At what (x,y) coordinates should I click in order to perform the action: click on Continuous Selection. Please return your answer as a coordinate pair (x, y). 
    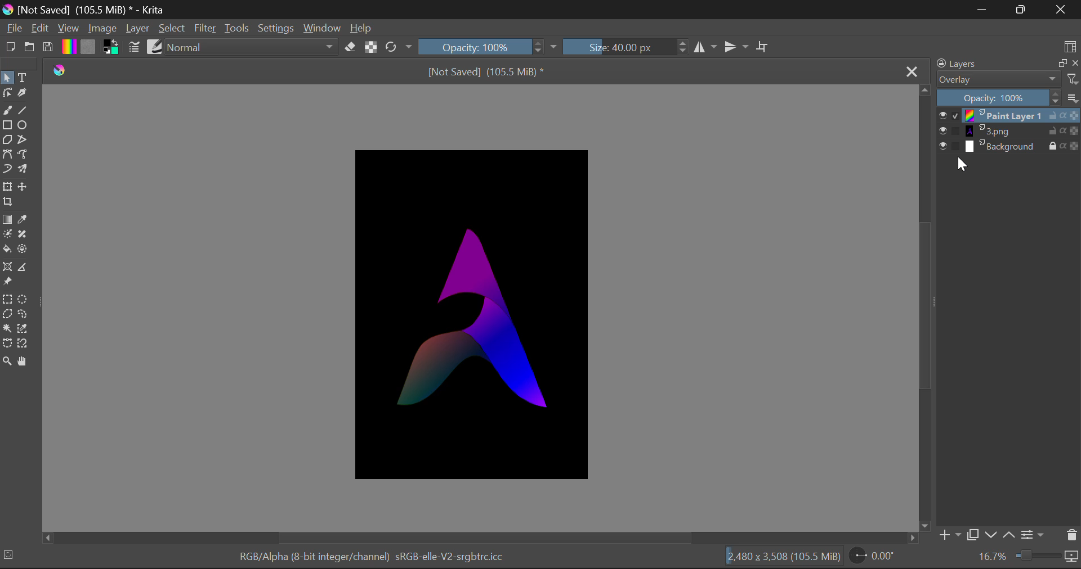
    Looking at the image, I should click on (7, 329).